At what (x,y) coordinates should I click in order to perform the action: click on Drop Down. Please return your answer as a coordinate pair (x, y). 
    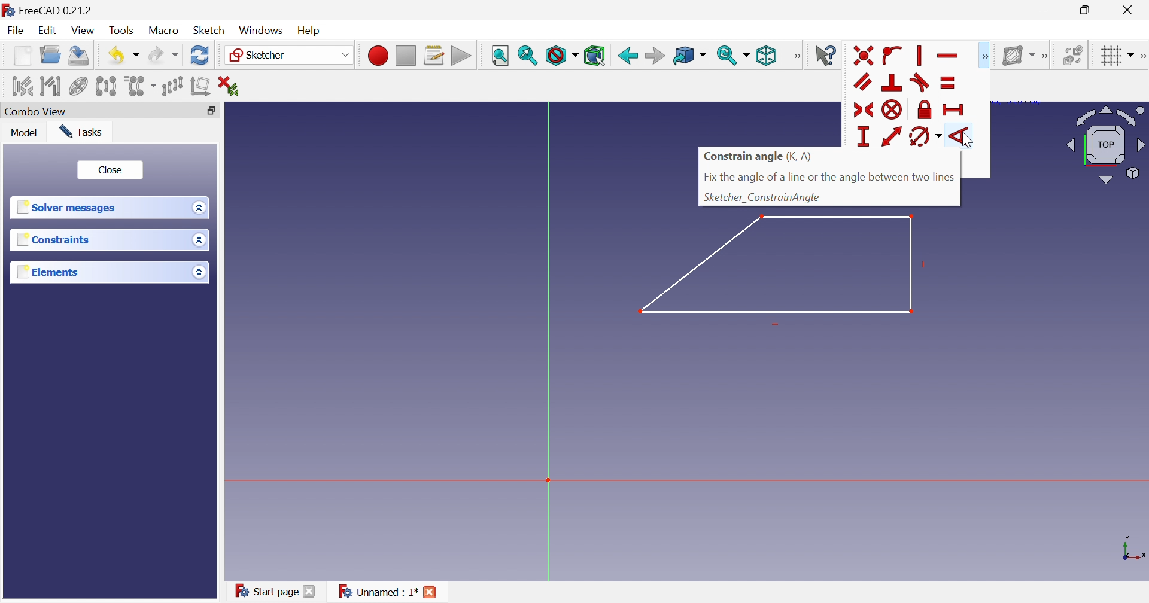
    Looking at the image, I should click on (200, 240).